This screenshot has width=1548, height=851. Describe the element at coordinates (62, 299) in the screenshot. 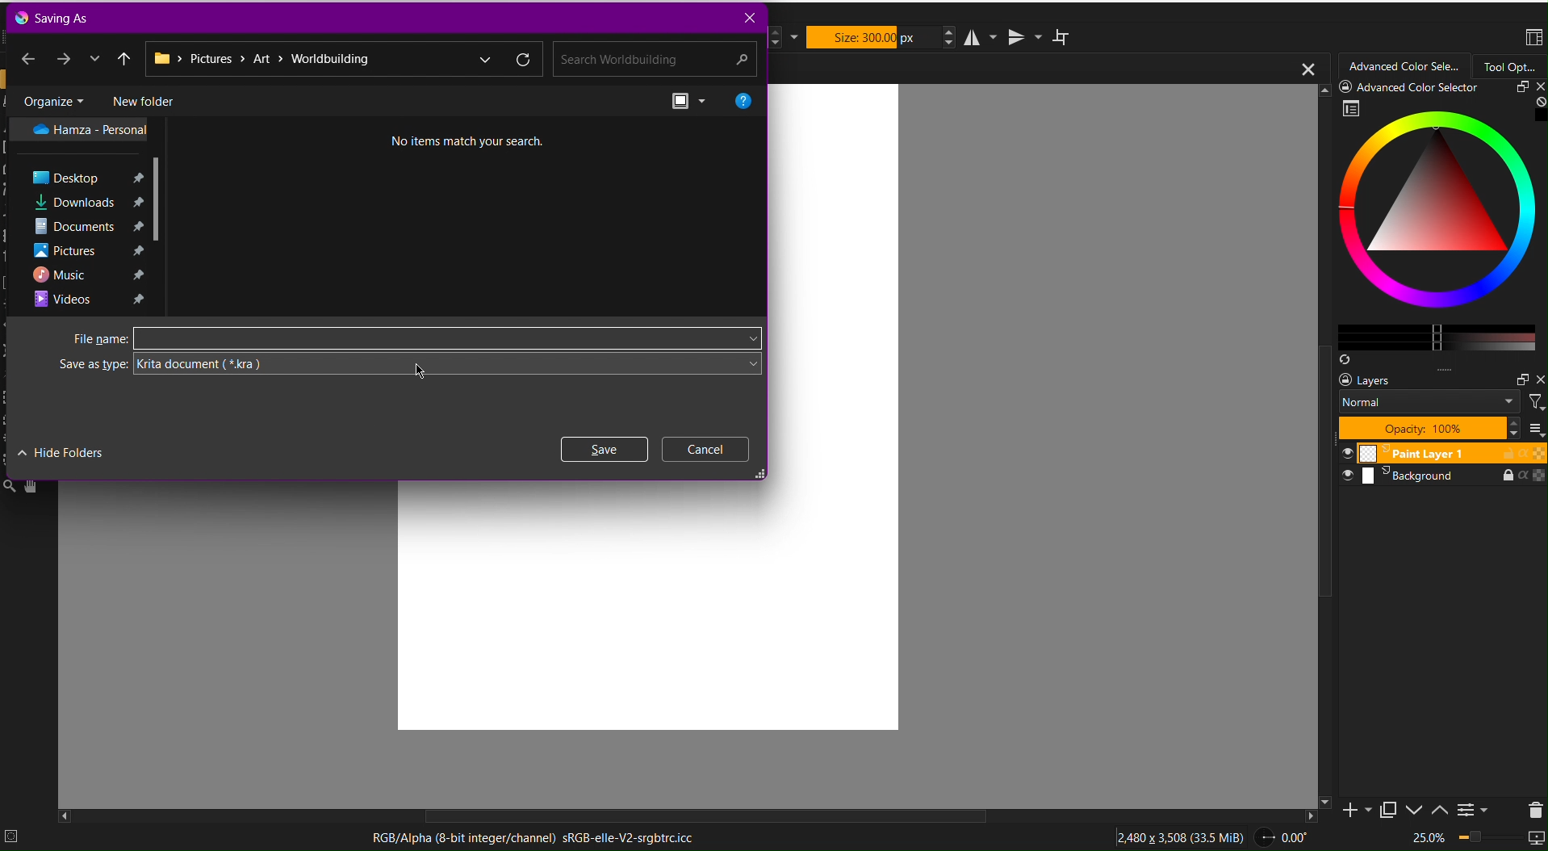

I see `Videos` at that location.